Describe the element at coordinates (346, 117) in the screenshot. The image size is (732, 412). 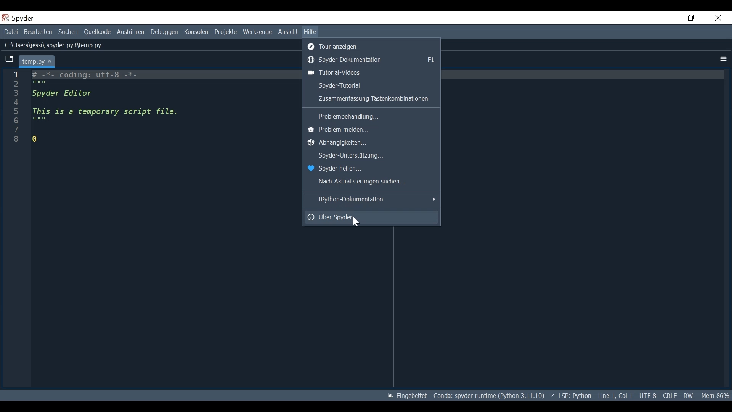
I see `Problembehandlung...` at that location.